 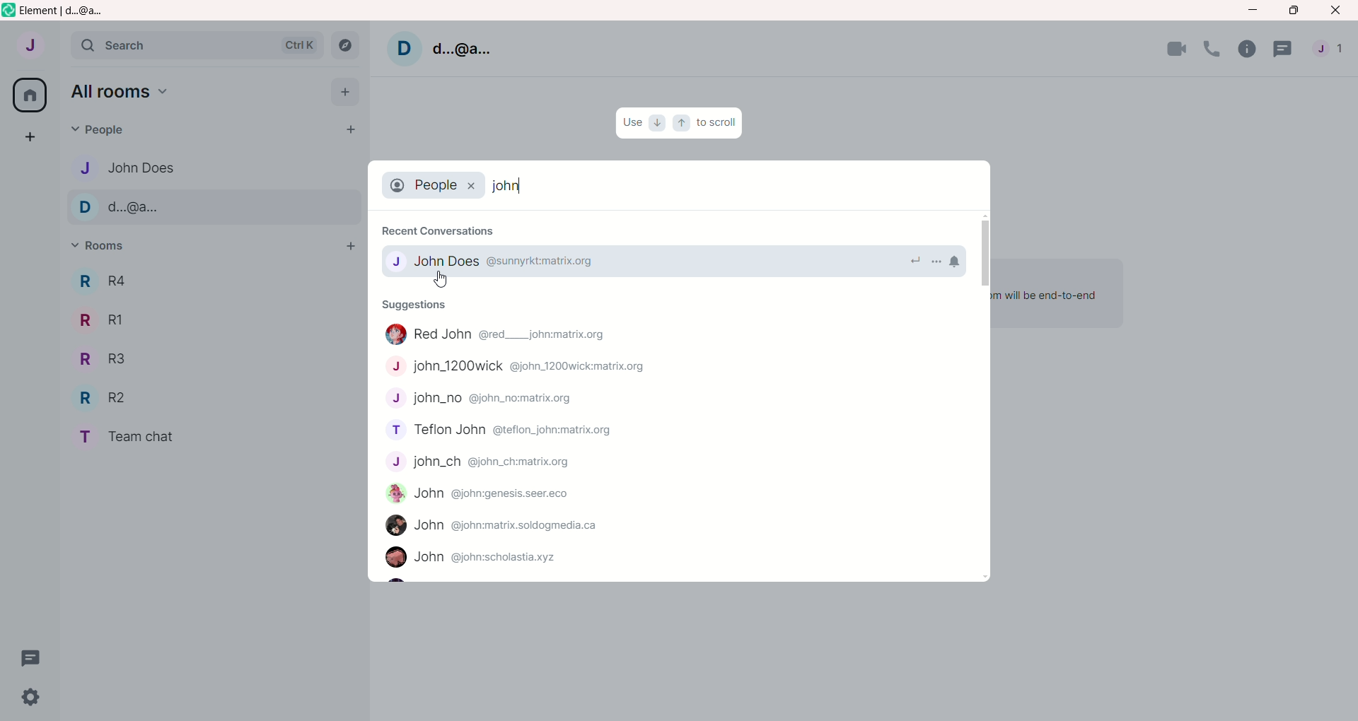 What do you see at coordinates (719, 124) in the screenshot?
I see `to scroll` at bounding box center [719, 124].